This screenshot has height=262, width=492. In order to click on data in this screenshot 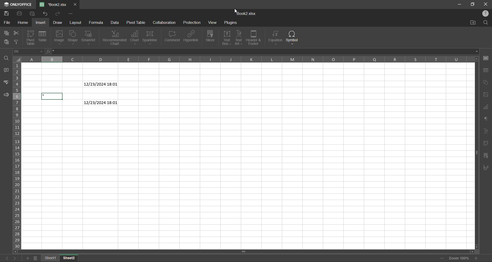, I will do `click(115, 23)`.